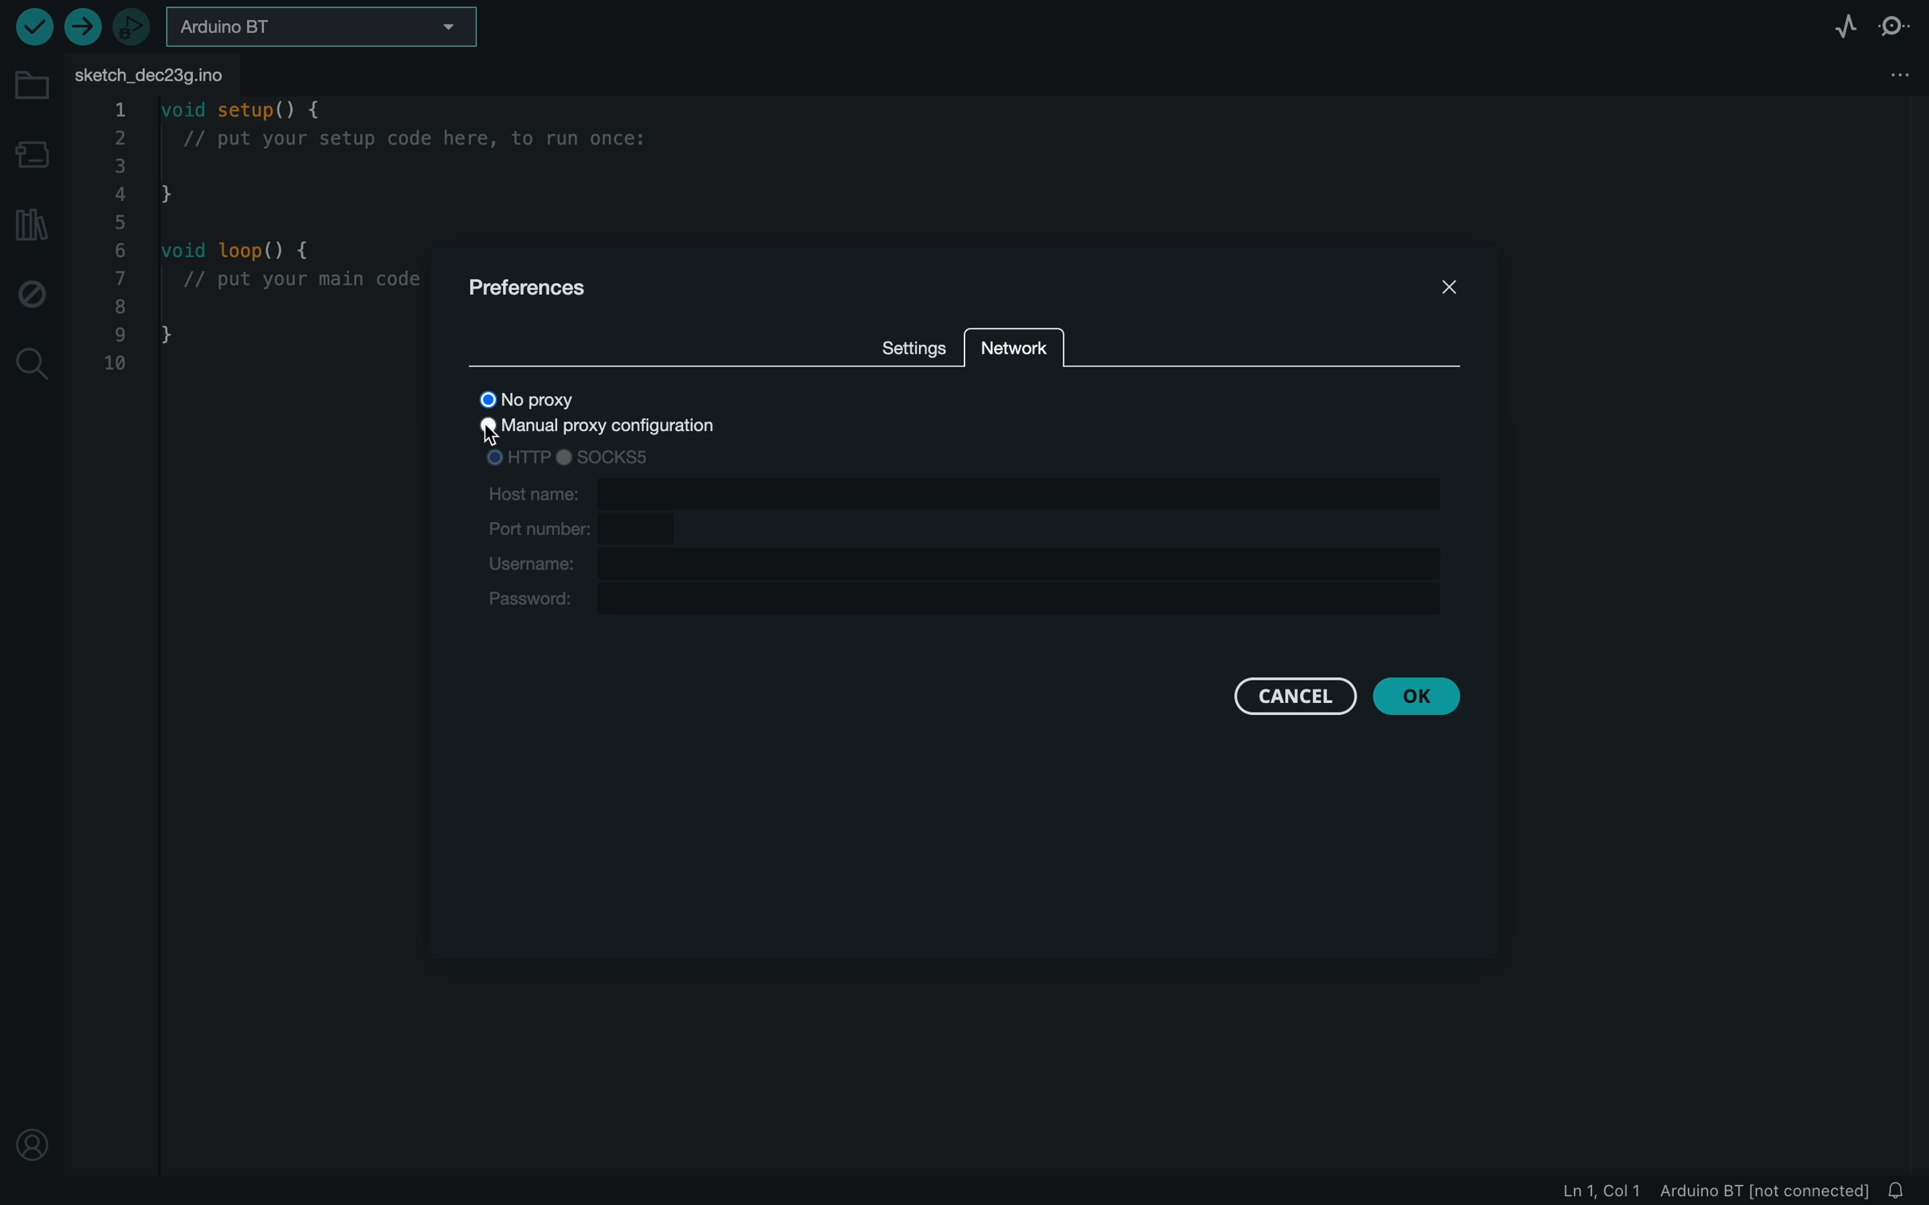 This screenshot has width=1929, height=1205. Describe the element at coordinates (1020, 352) in the screenshot. I see `network` at that location.